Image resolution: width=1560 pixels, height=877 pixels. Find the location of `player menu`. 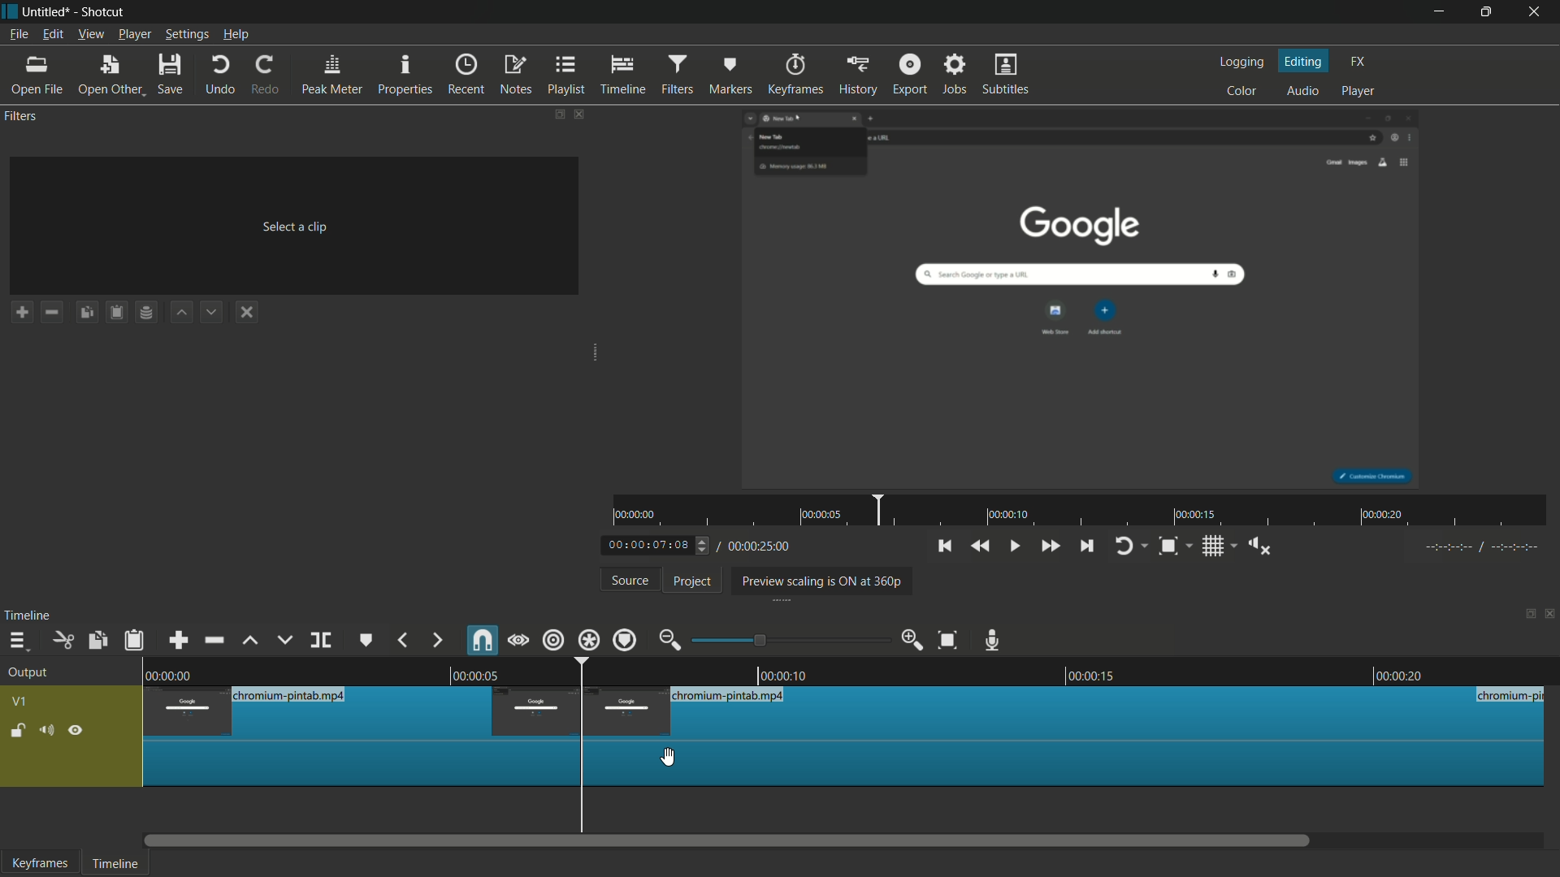

player menu is located at coordinates (136, 33).